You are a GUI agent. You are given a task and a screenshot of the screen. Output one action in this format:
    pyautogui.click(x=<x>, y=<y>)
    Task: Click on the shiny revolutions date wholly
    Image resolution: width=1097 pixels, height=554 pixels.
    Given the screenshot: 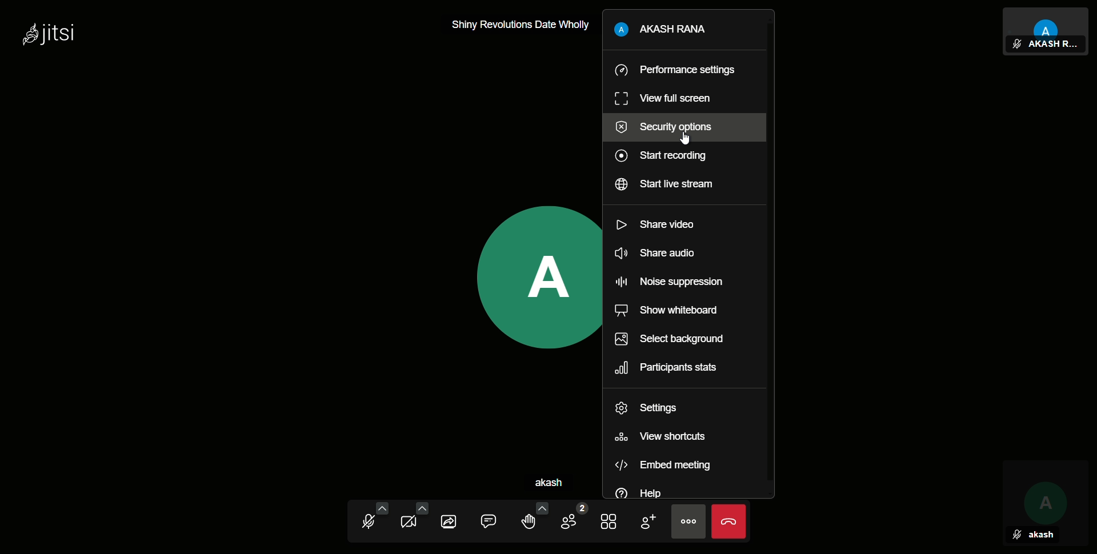 What is the action you would take?
    pyautogui.click(x=523, y=26)
    